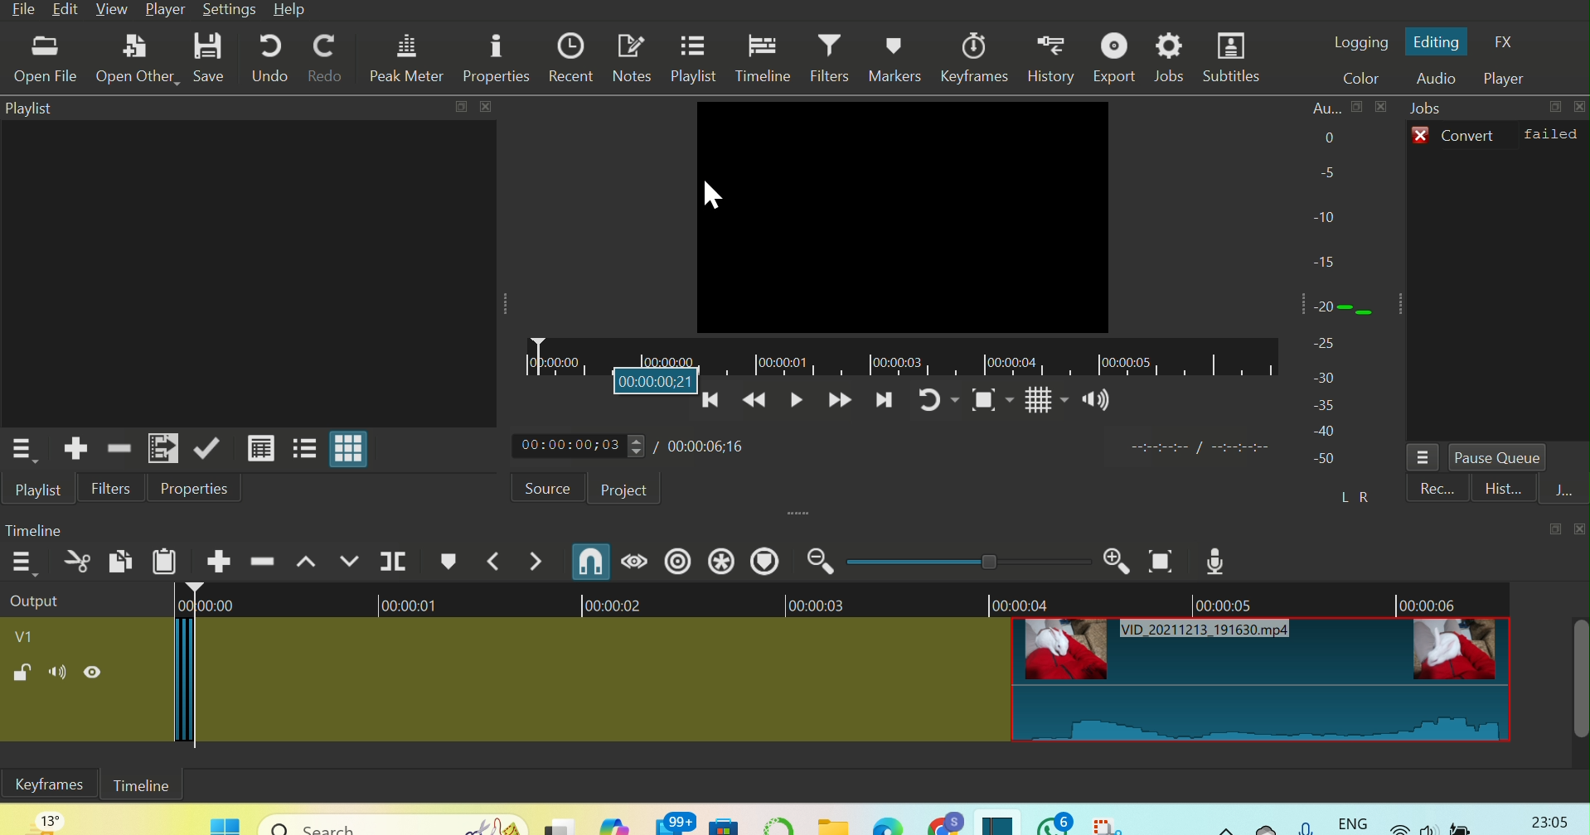  What do you see at coordinates (75, 559) in the screenshot?
I see `Cut` at bounding box center [75, 559].